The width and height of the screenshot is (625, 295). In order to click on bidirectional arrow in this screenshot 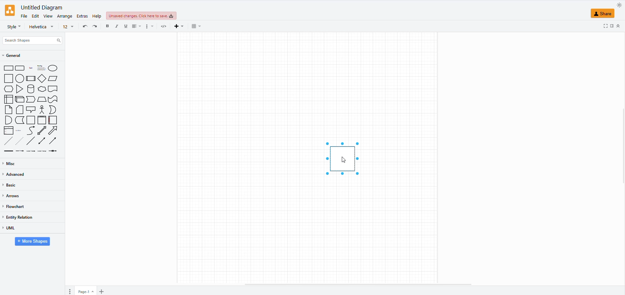, I will do `click(42, 131)`.